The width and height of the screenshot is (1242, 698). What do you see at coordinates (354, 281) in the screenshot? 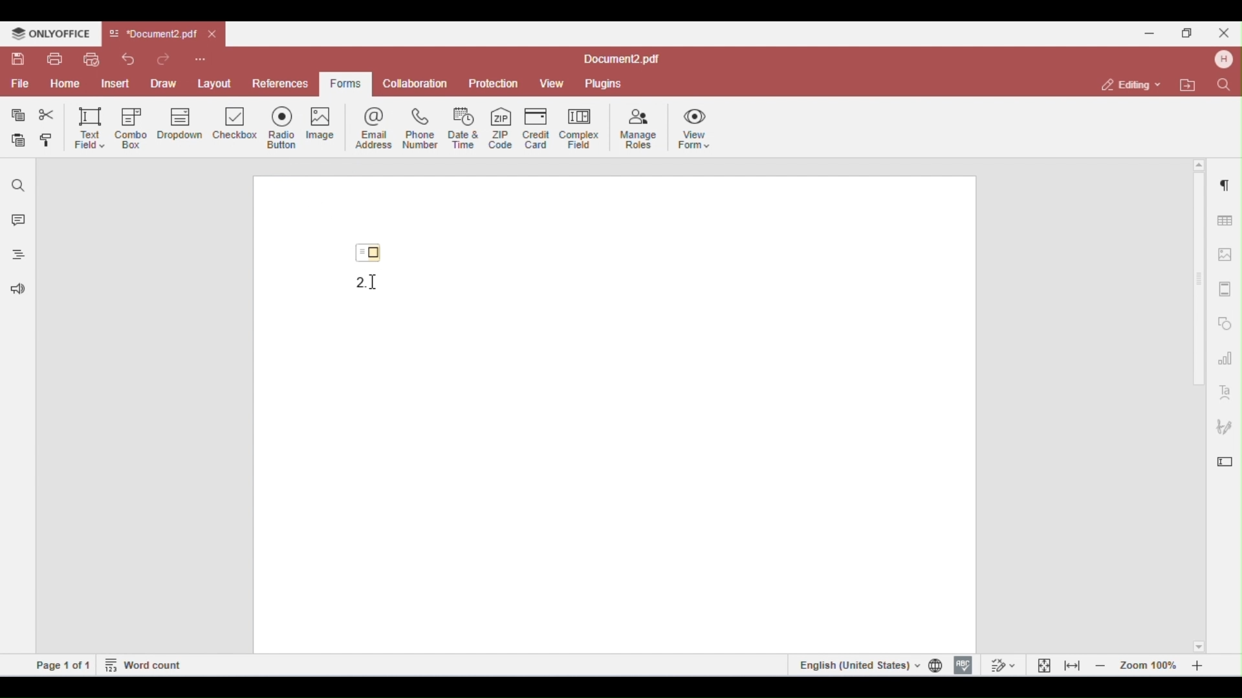
I see `form field` at bounding box center [354, 281].